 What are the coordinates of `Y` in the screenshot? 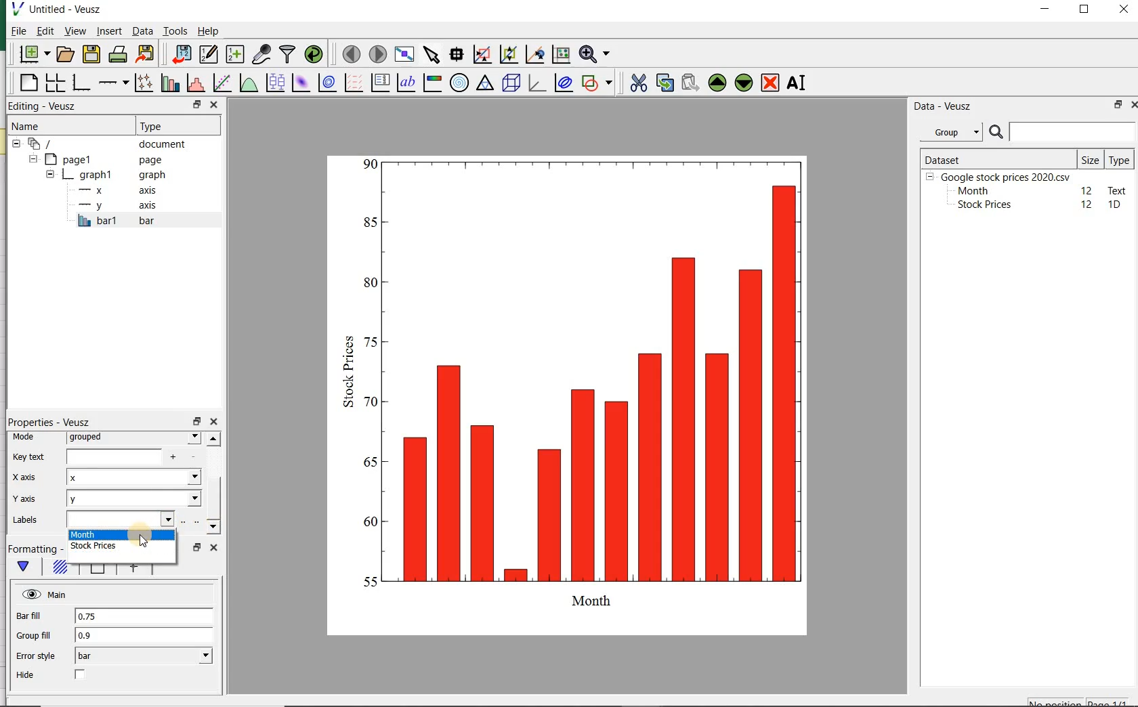 It's located at (135, 498).